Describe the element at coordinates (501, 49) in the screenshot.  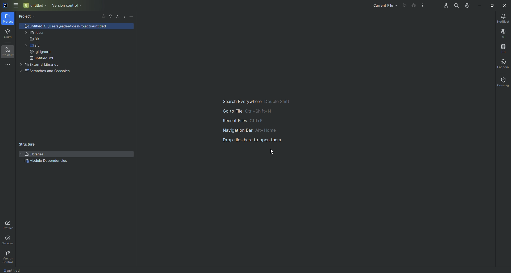
I see `Database` at that location.